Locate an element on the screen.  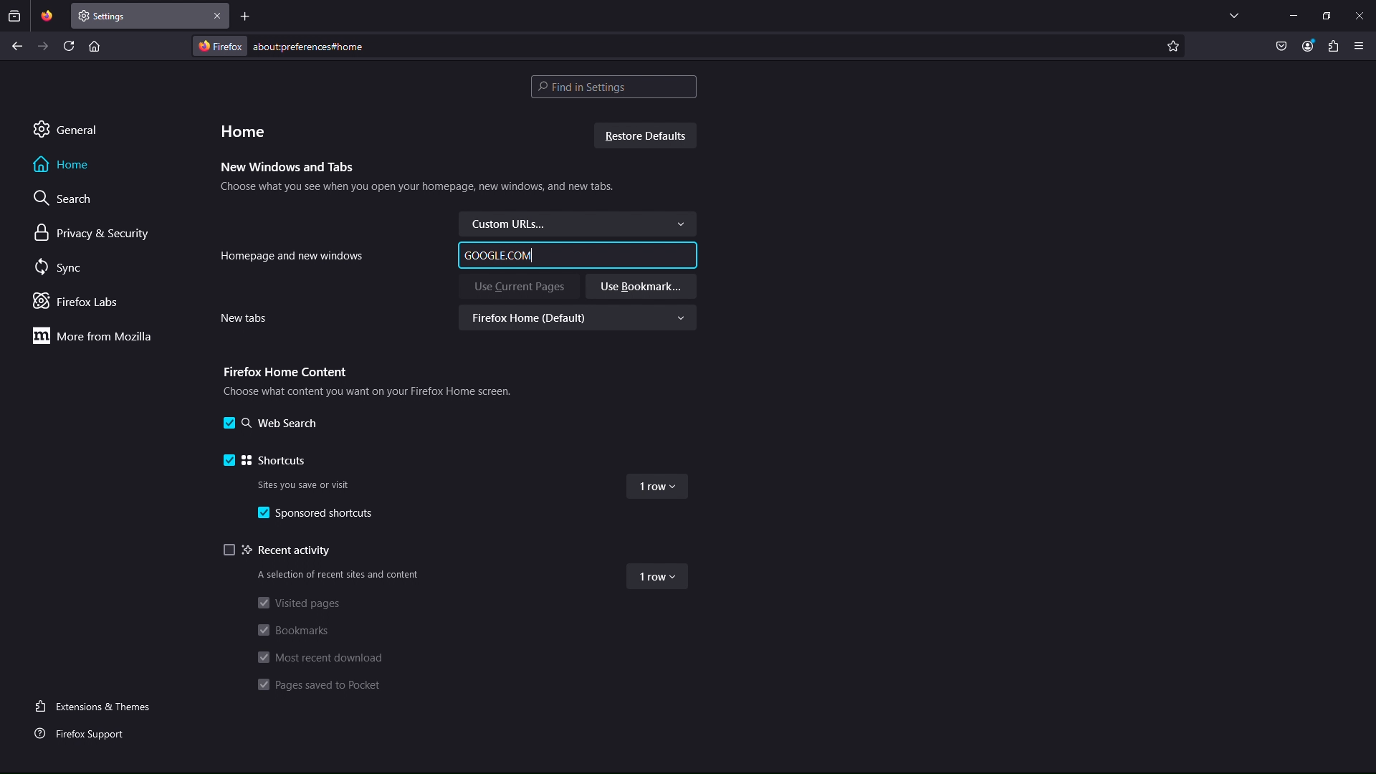
Close is located at coordinates (1359, 15).